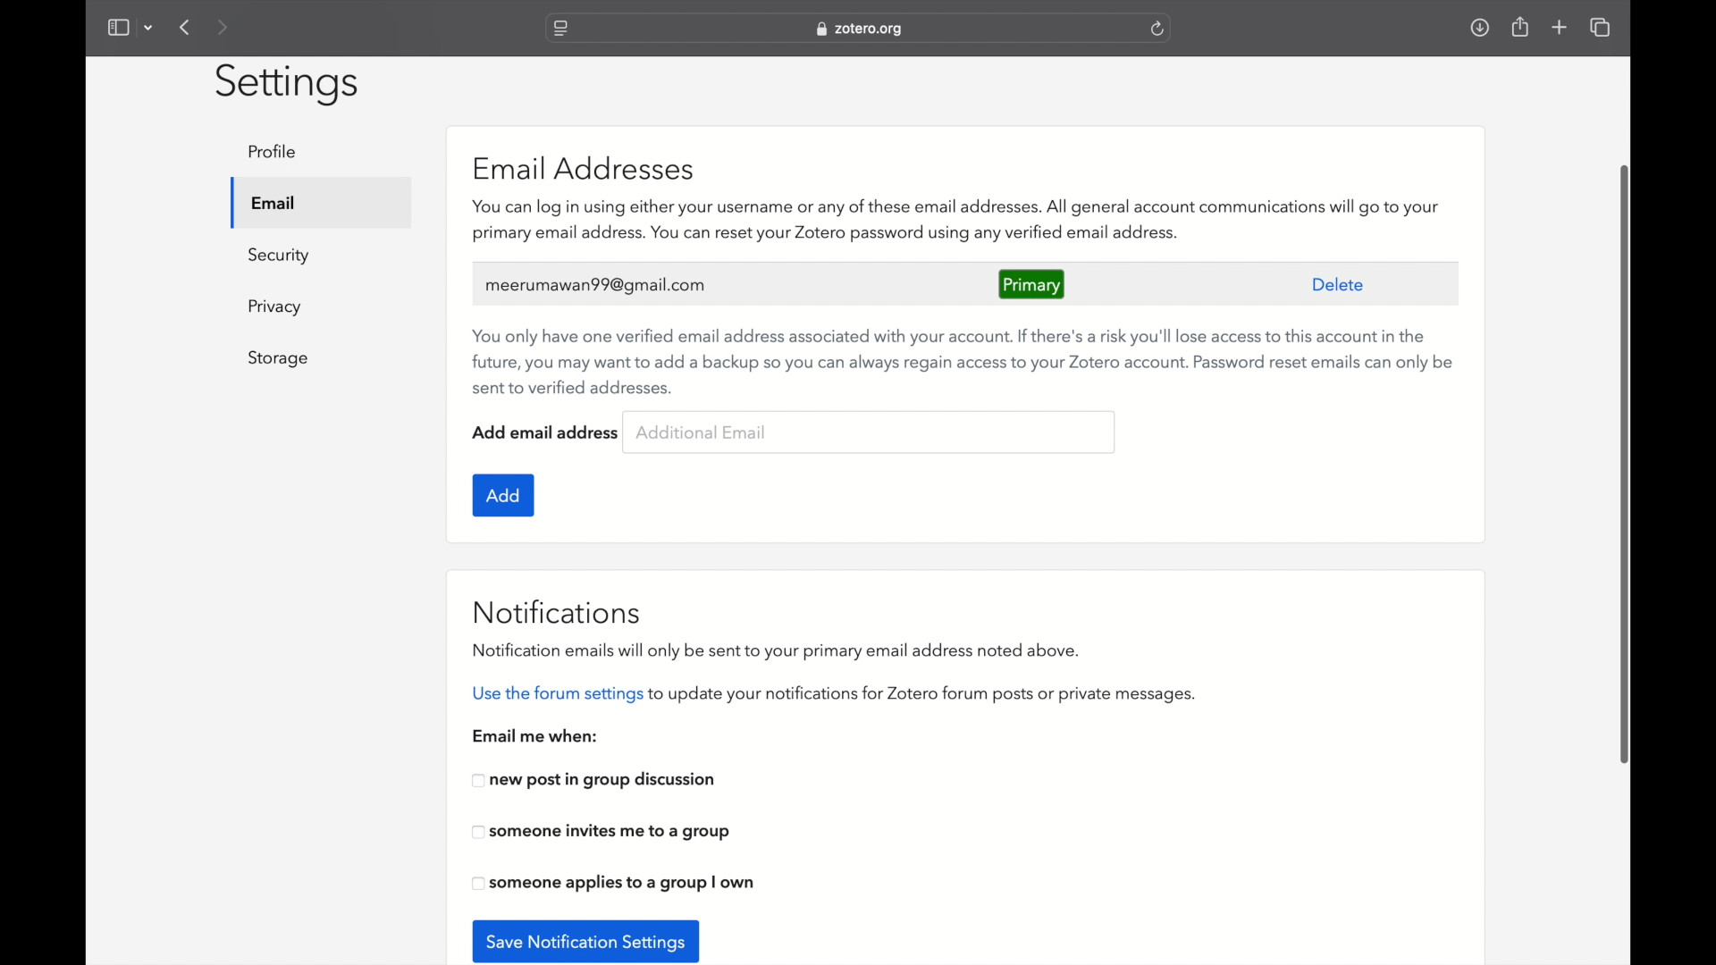 The width and height of the screenshot is (1716, 965). I want to click on new tab, so click(1560, 27).